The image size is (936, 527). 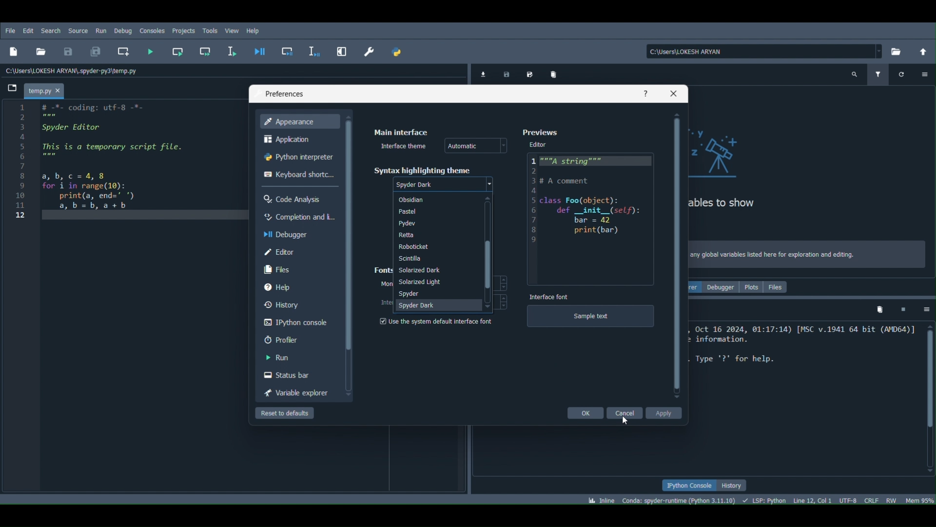 I want to click on Project name, so click(x=47, y=89).